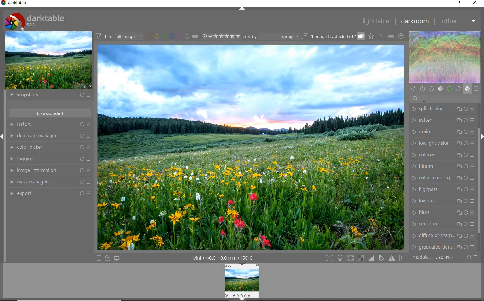  I want to click on history, so click(50, 124).